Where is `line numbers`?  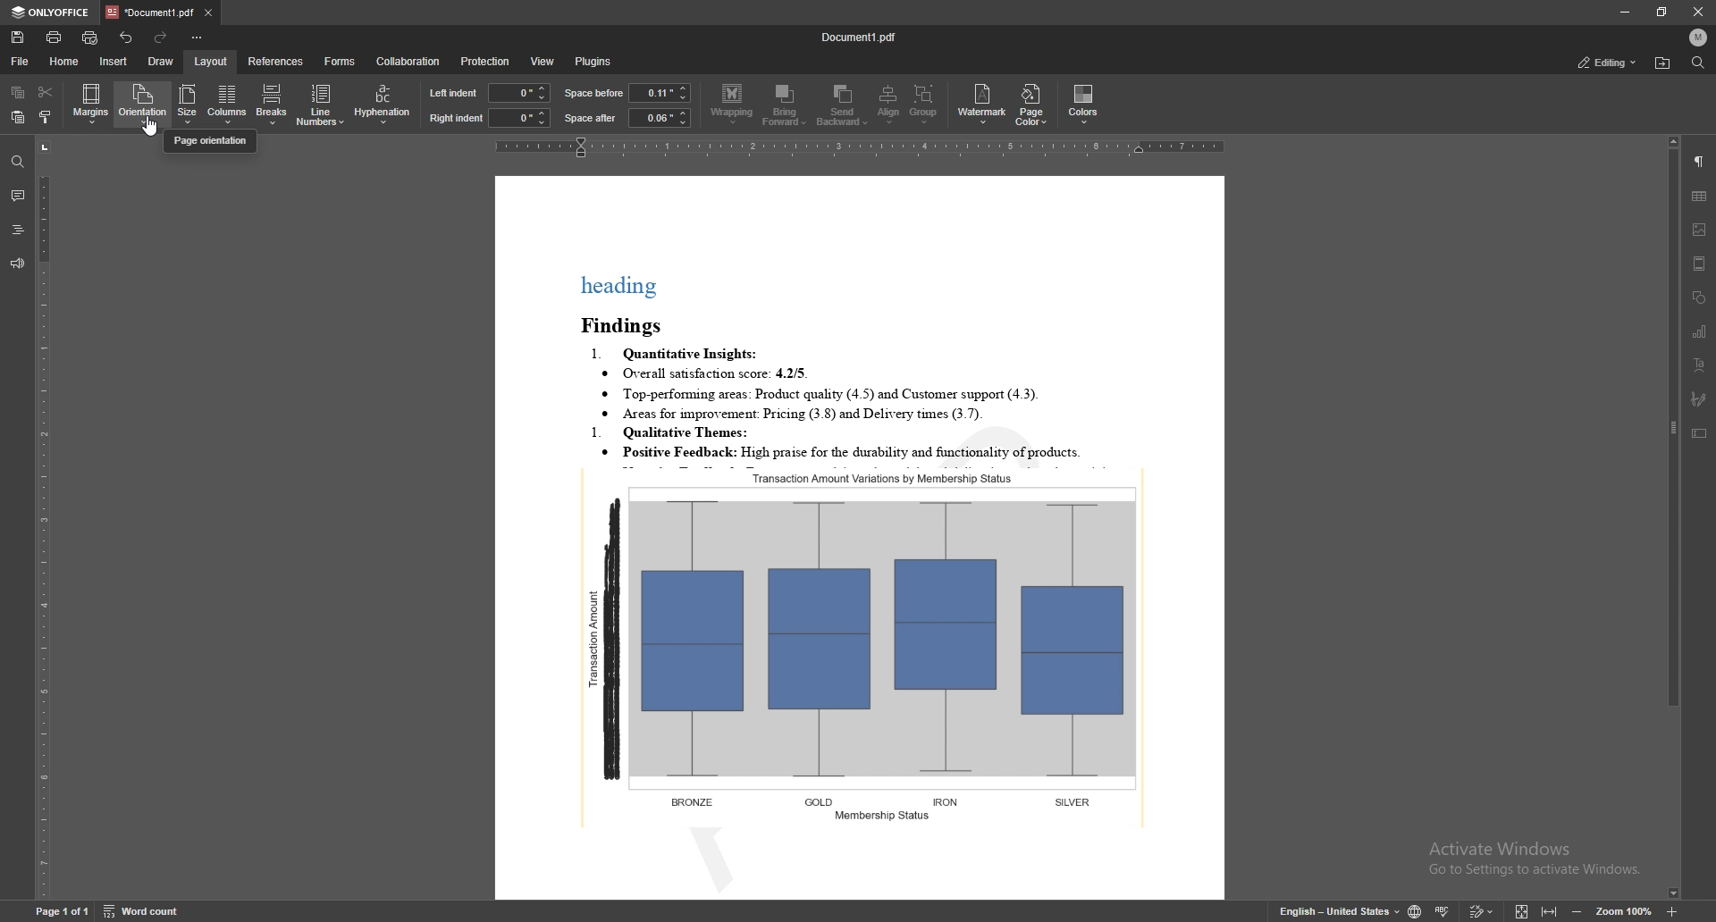 line numbers is located at coordinates (321, 105).